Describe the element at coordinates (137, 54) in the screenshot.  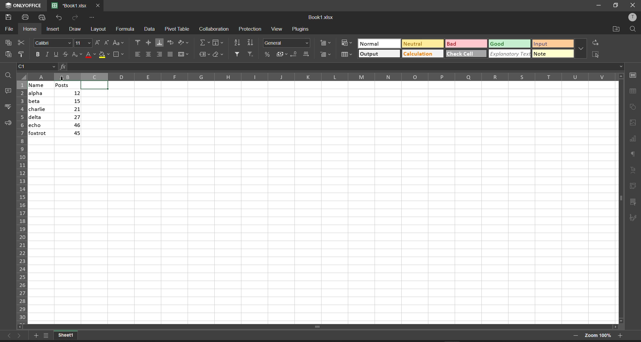
I see `align left` at that location.